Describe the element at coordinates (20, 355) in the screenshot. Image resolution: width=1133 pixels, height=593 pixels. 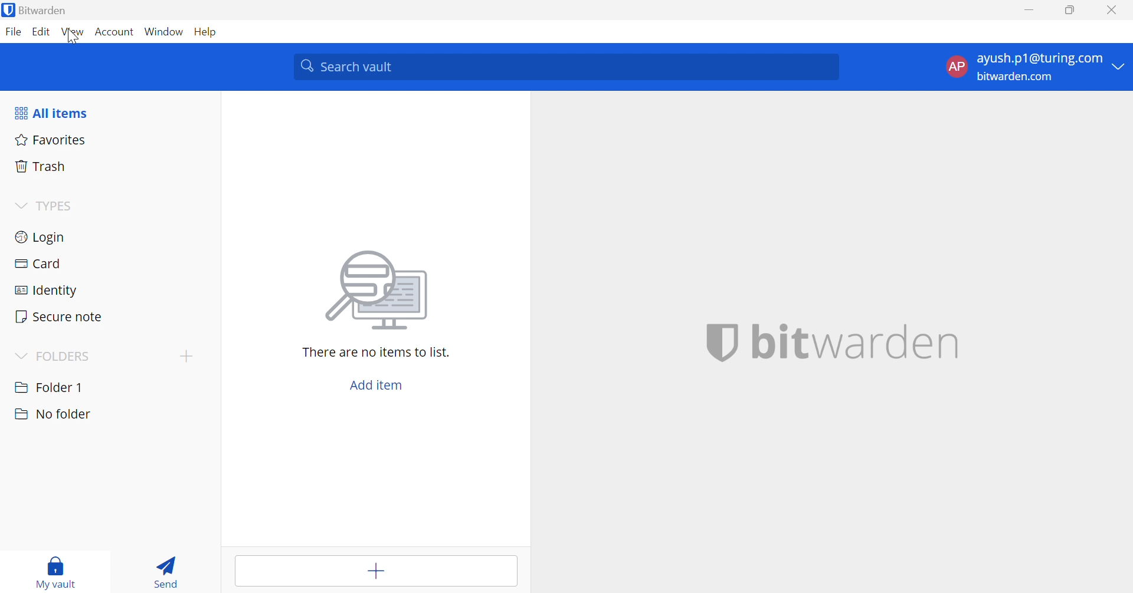
I see `Drop Down` at that location.